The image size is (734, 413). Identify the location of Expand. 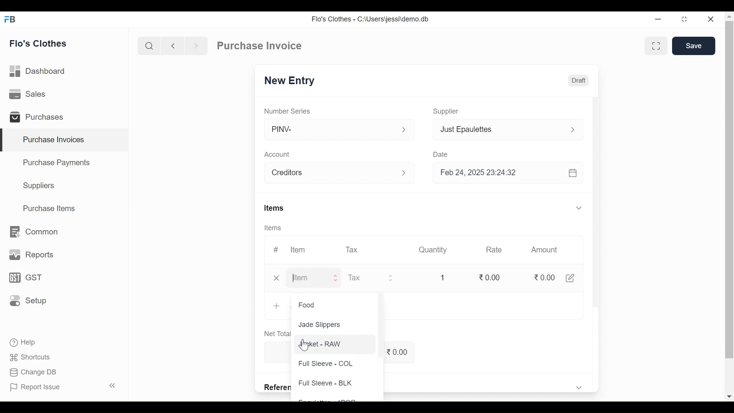
(405, 173).